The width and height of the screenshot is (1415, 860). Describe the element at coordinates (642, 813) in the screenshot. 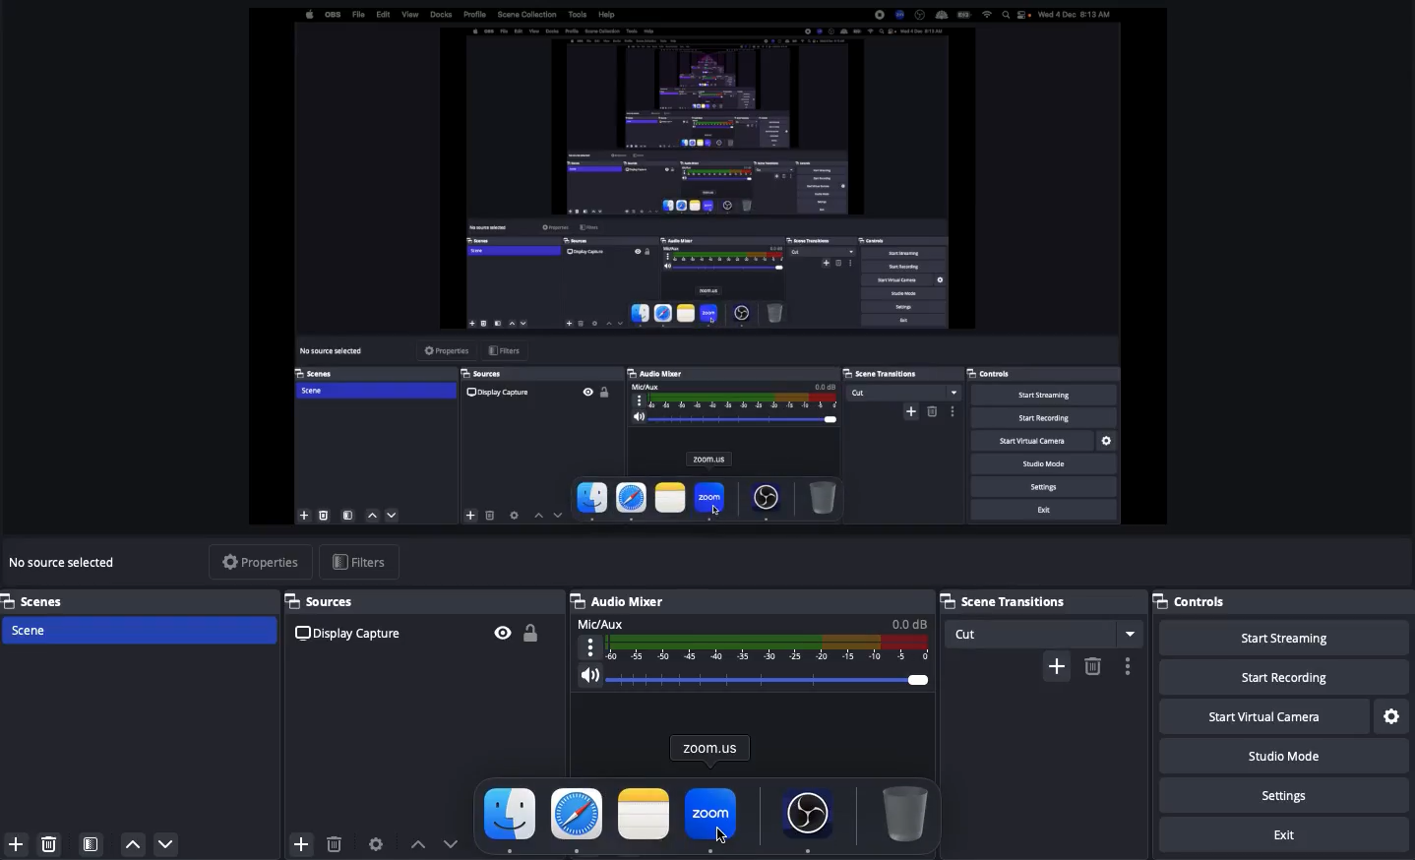

I see `Notes` at that location.